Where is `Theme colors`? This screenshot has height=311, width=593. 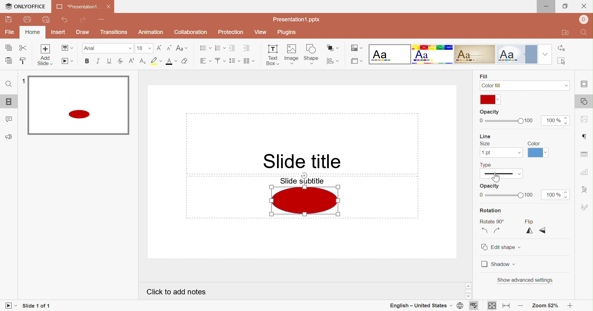
Theme colors is located at coordinates (492, 99).